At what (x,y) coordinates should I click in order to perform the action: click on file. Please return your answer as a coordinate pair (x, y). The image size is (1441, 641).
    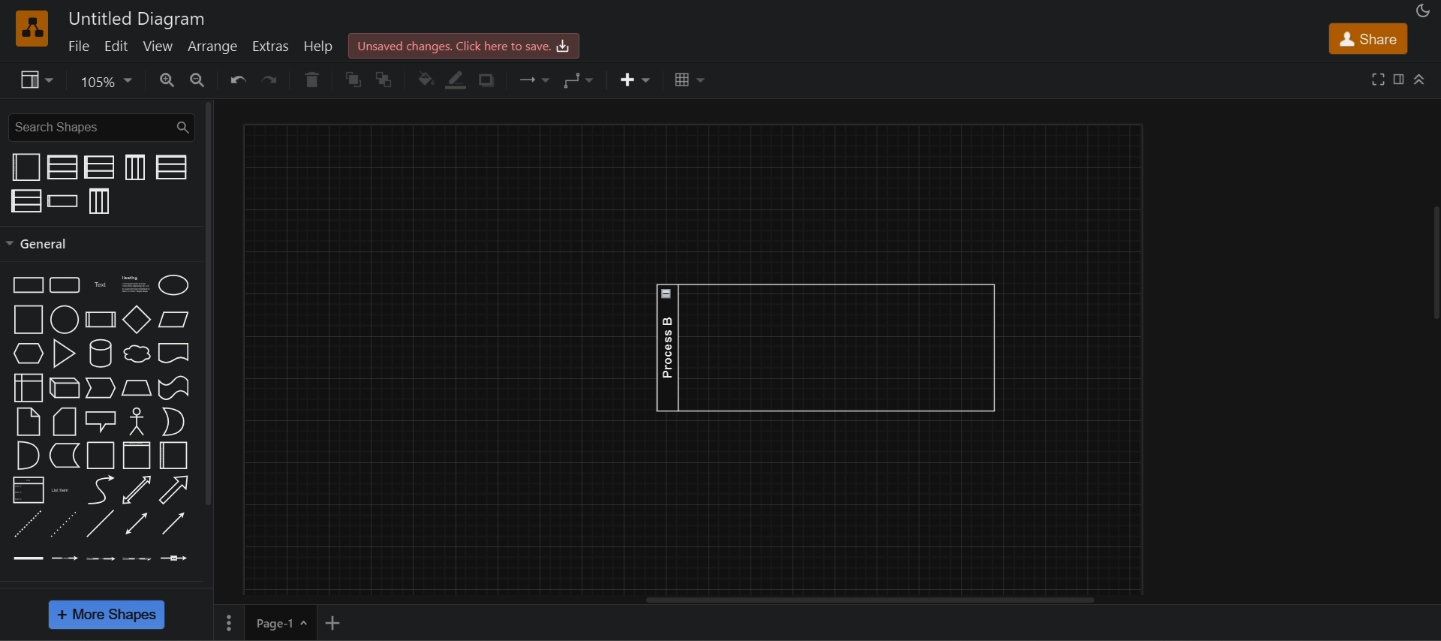
    Looking at the image, I should click on (82, 45).